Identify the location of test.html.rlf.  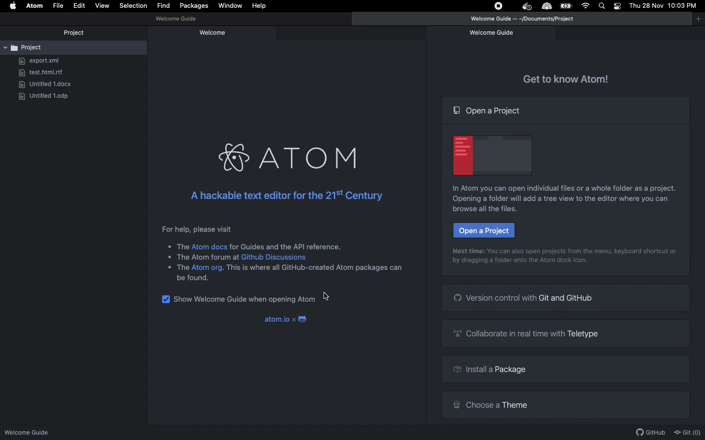
(46, 72).